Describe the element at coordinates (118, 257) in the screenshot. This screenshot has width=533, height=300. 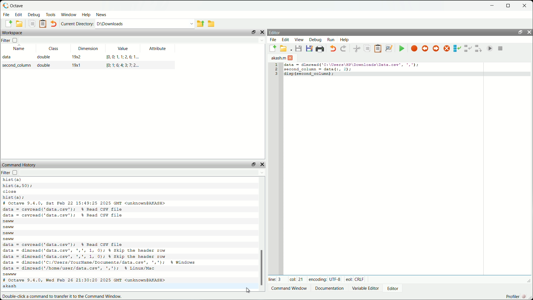
I see `code to read csv` at that location.